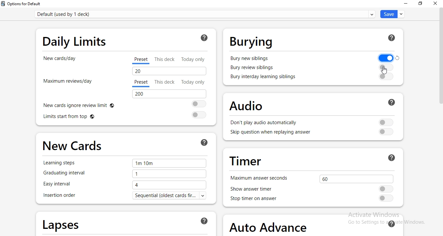 The image size is (443, 236). Describe the element at coordinates (169, 71) in the screenshot. I see `20` at that location.